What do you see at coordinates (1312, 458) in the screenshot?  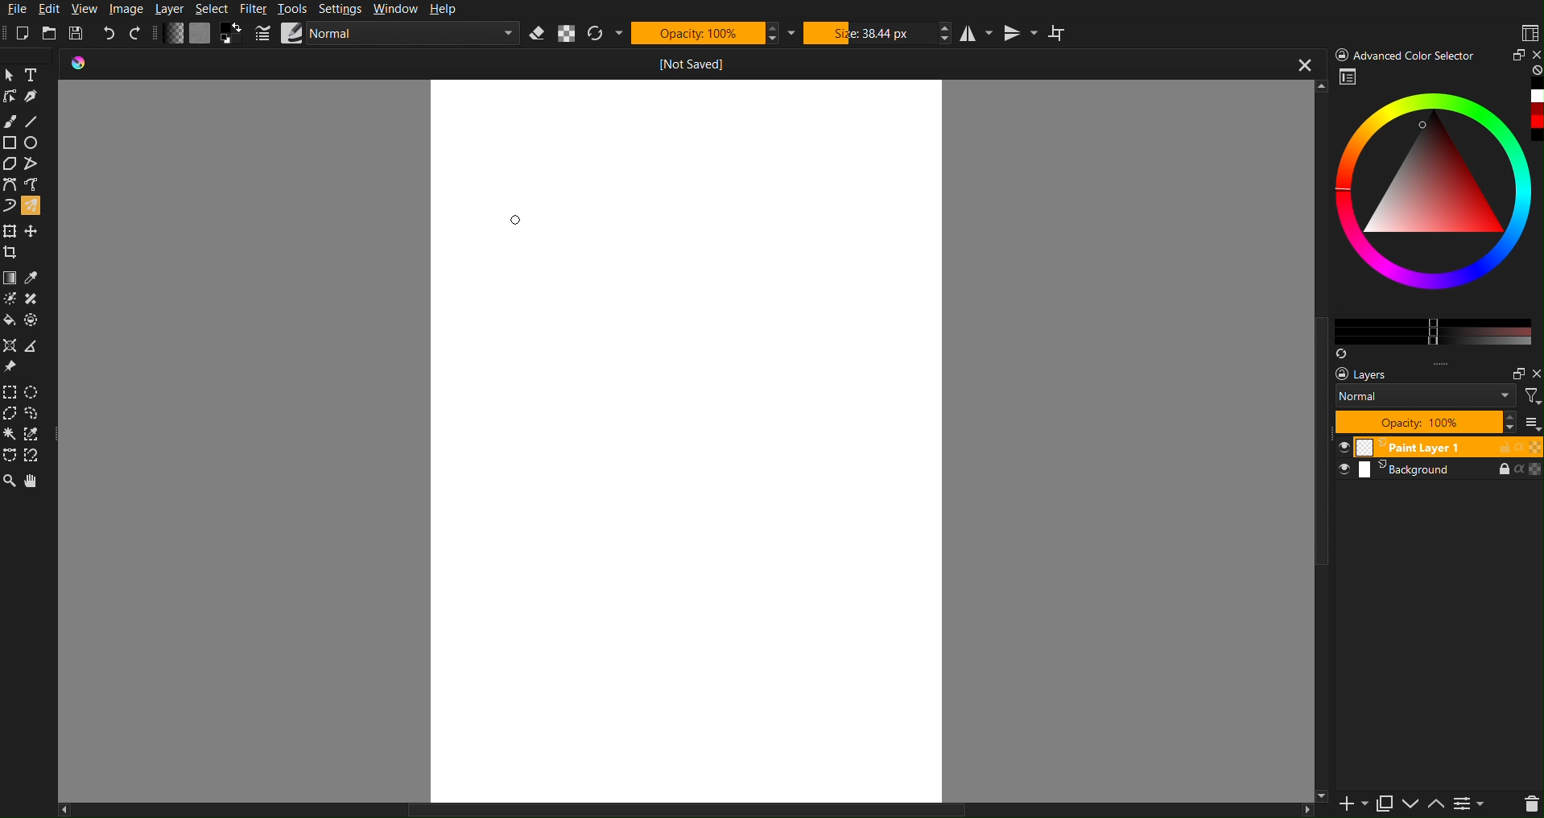 I see `Vertical Scrol bar` at bounding box center [1312, 458].